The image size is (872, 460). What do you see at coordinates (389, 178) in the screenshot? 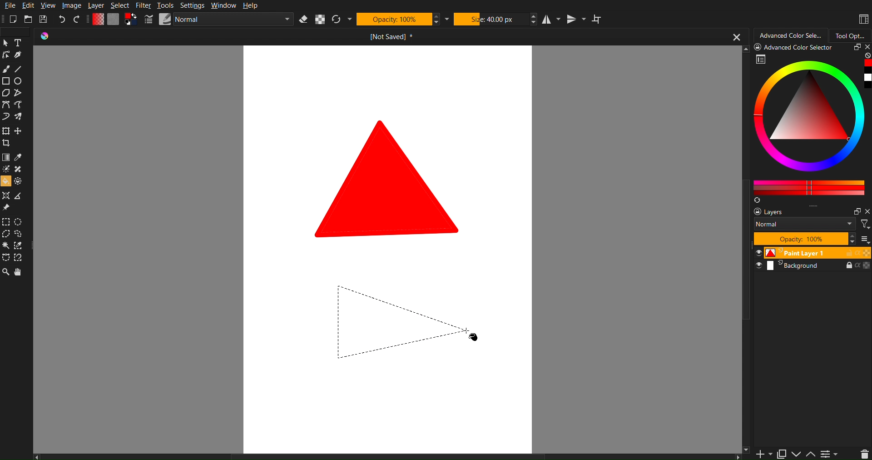
I see `Shape` at bounding box center [389, 178].